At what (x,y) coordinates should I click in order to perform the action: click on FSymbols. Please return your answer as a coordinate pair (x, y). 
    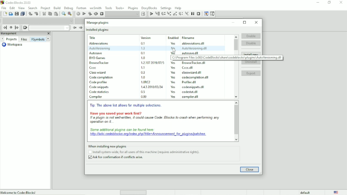
    Looking at the image, I should click on (38, 39).